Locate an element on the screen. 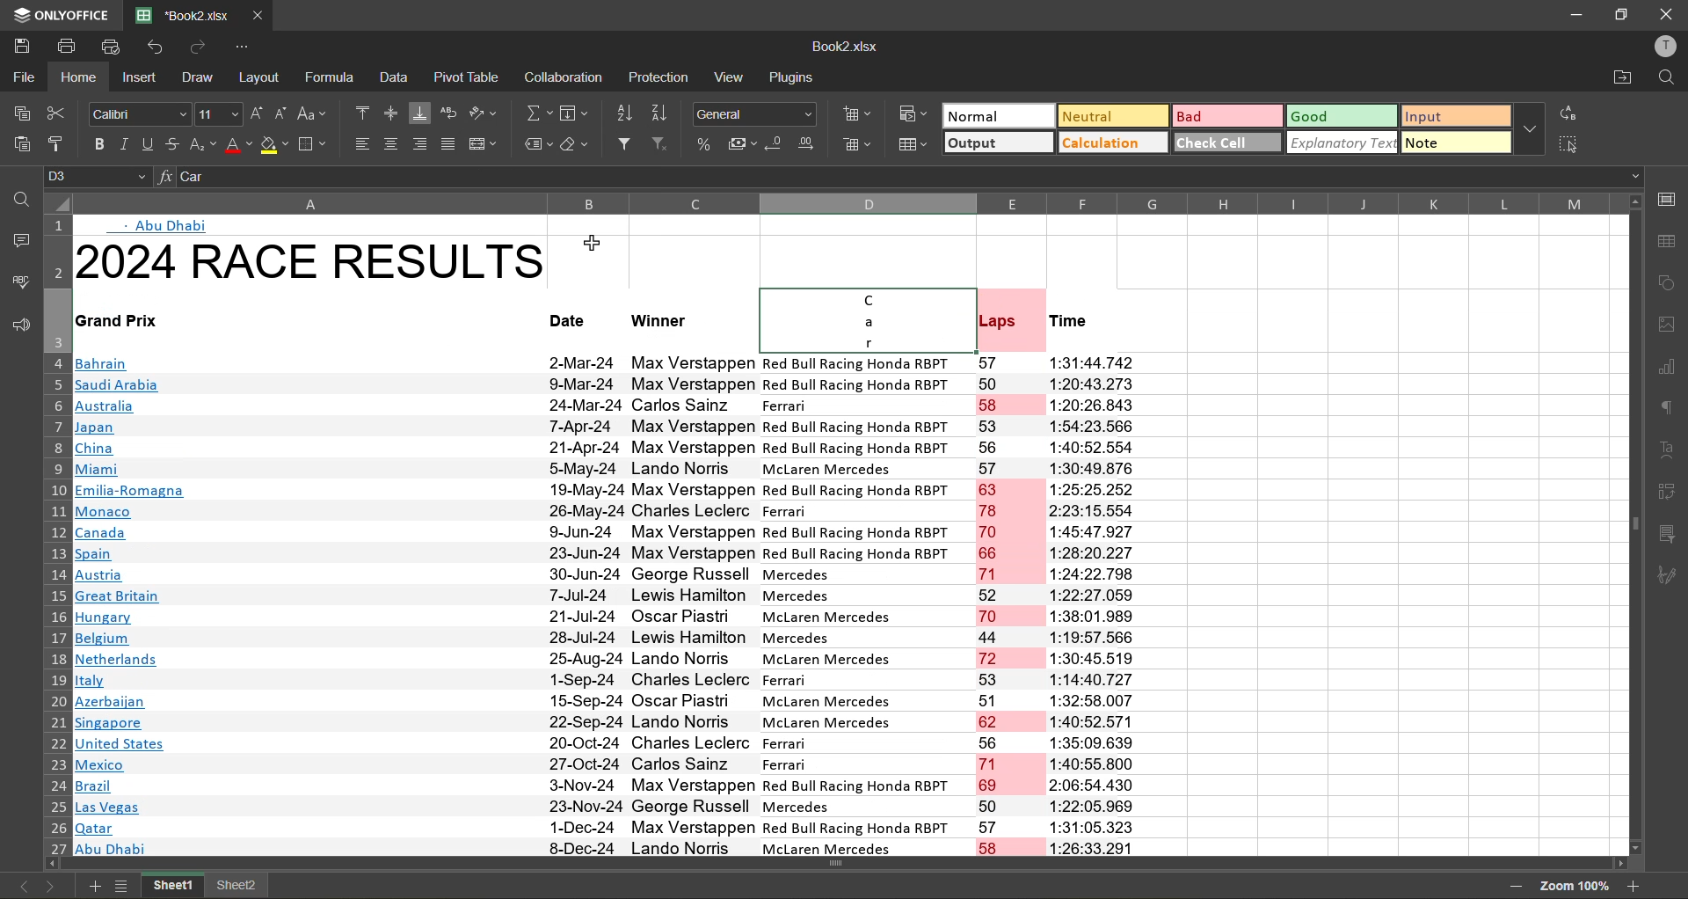 Image resolution: width=1688 pixels, height=899 pixels. insert cells is located at coordinates (855, 115).